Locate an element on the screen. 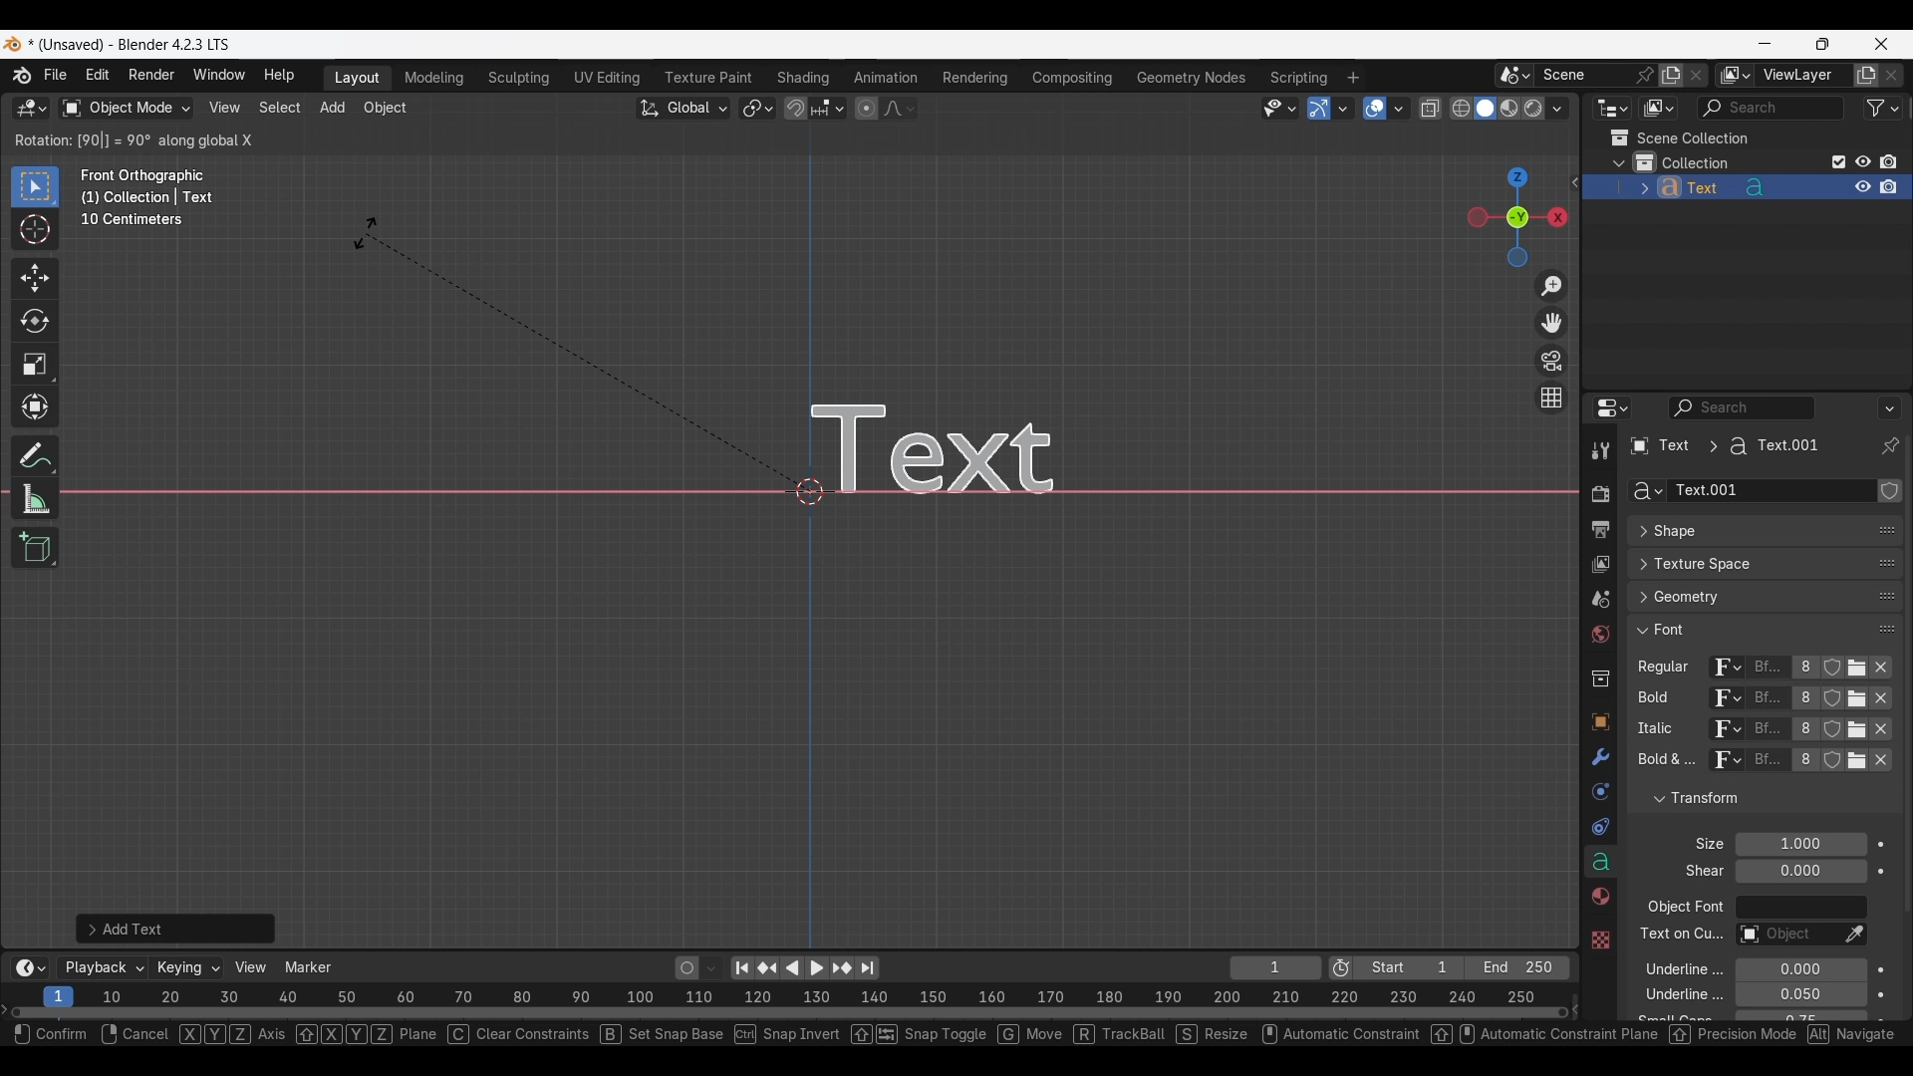 This screenshot has height=1076, width=1913. Click to expand Geometry is located at coordinates (1745, 597).